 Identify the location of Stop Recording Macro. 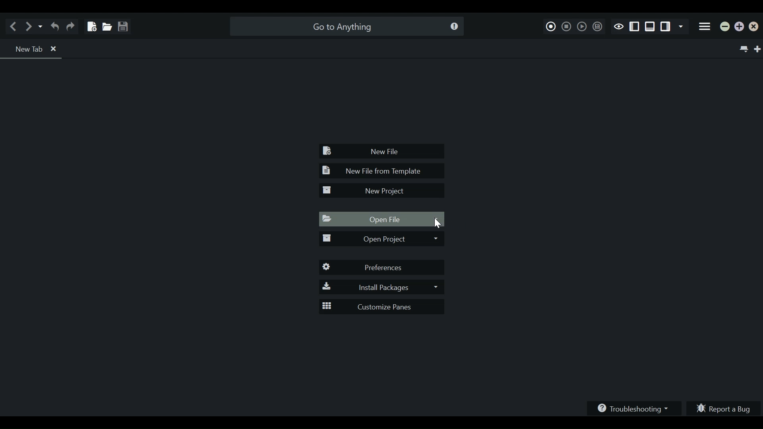
(567, 26).